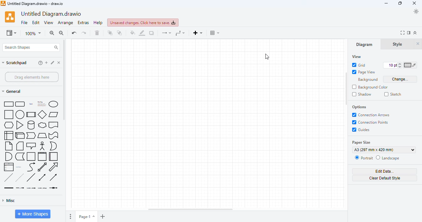 Image resolution: width=422 pixels, height=222 pixels. Describe the element at coordinates (33, 214) in the screenshot. I see `more shapes` at that location.